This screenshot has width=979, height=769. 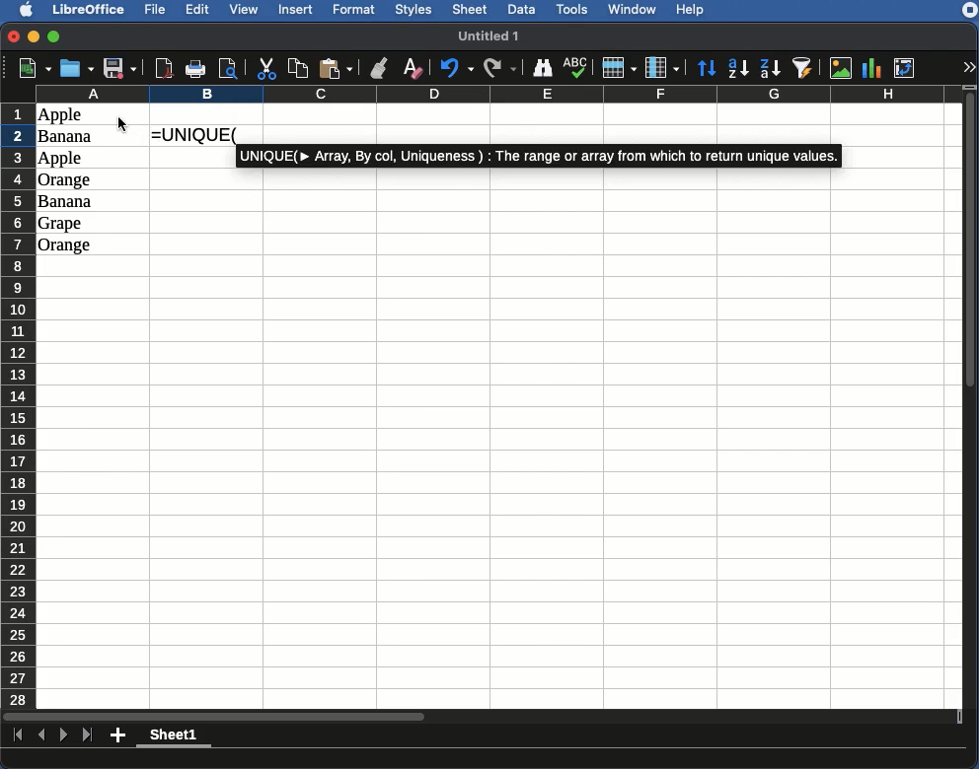 What do you see at coordinates (539, 156) in the screenshot?
I see `UNIQUE(Array, By col, Uniqueness) : the range or array from which to return unique values.` at bounding box center [539, 156].